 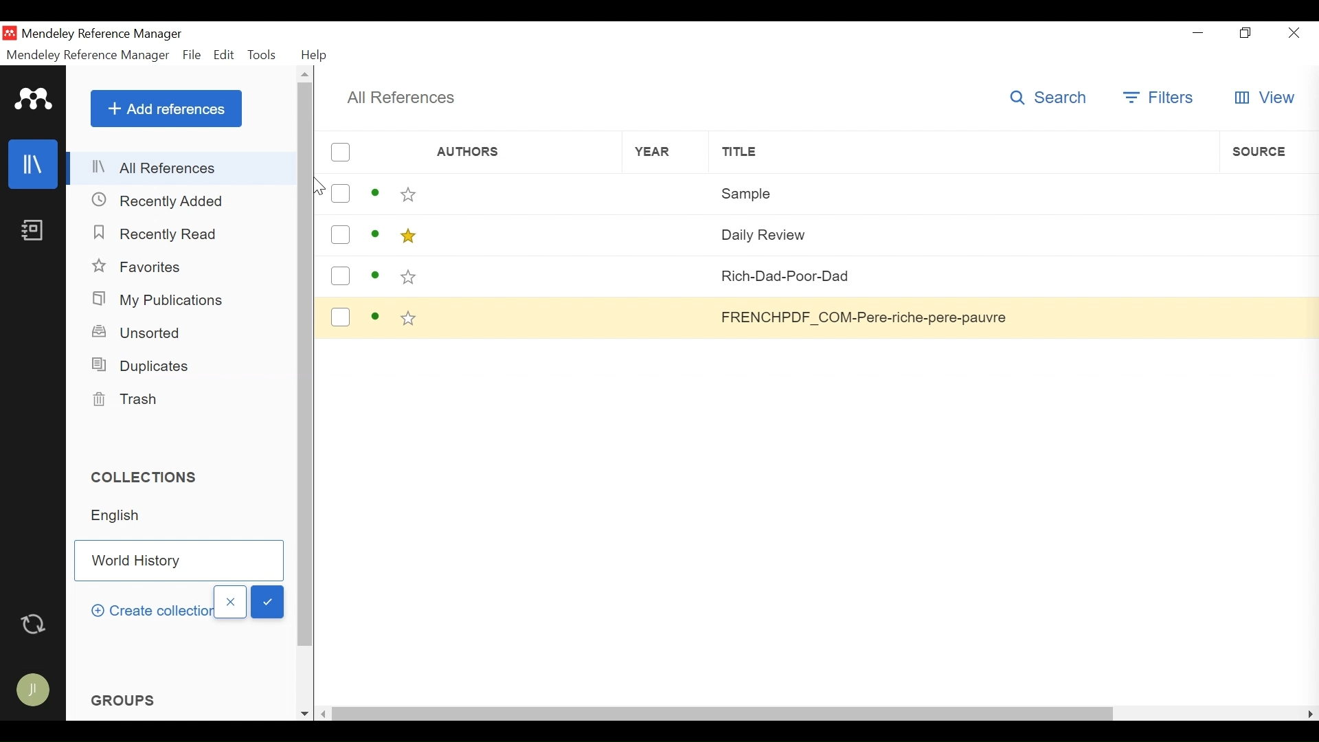 I want to click on Year, so click(x=666, y=234).